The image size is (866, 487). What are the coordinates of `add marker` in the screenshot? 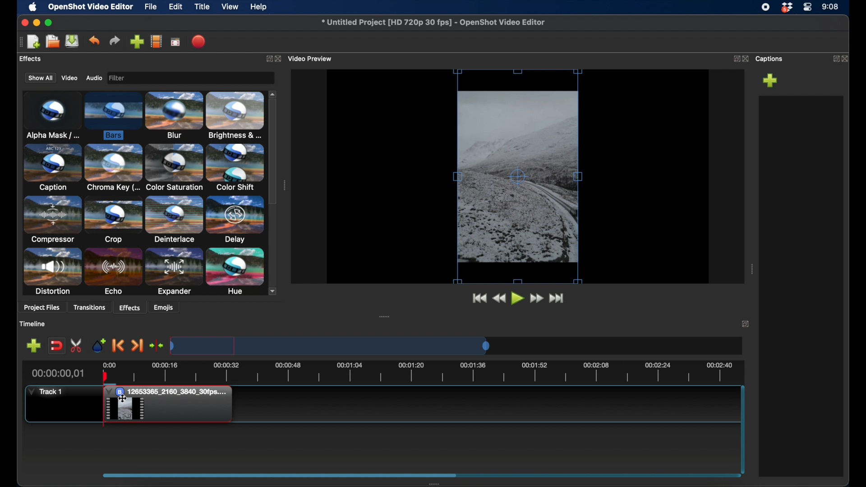 It's located at (100, 345).